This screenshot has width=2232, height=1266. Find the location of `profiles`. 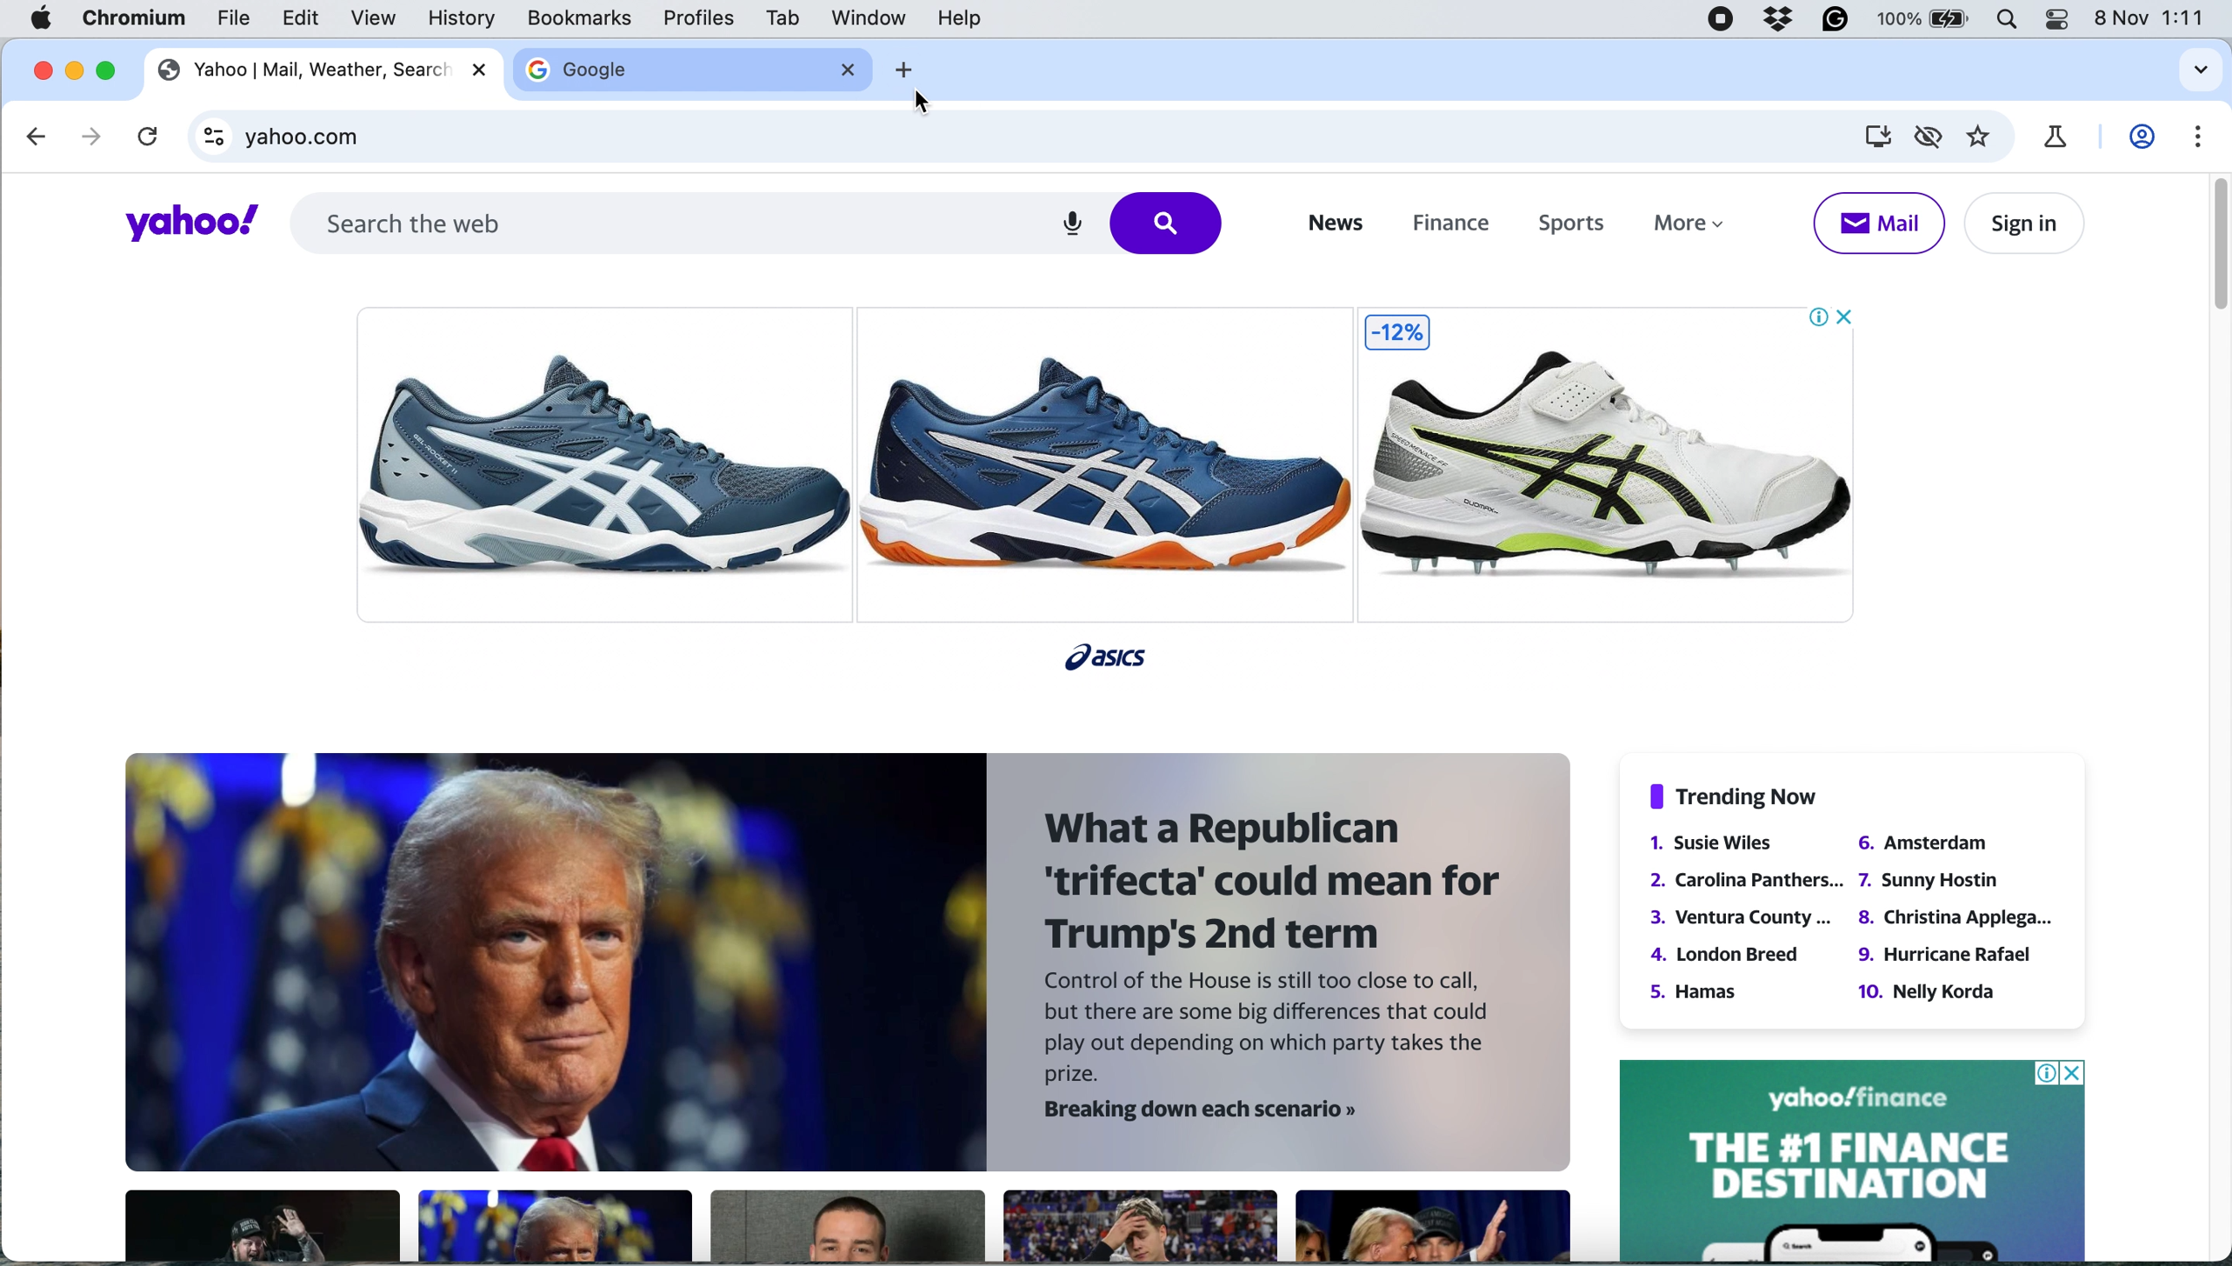

profiles is located at coordinates (701, 19).